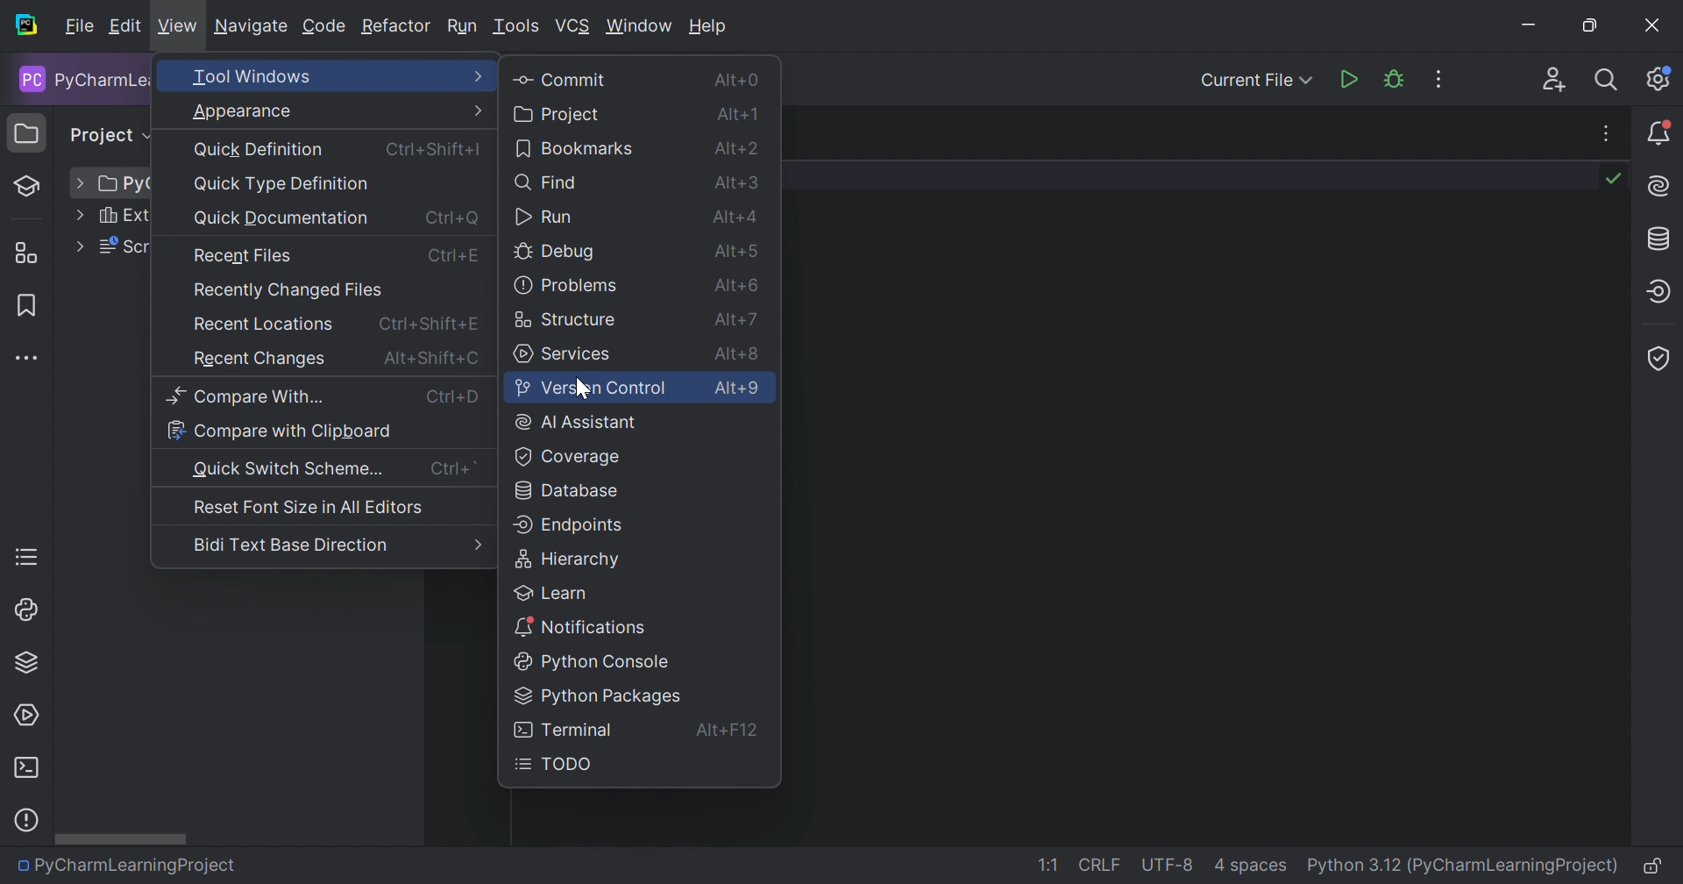 The height and width of the screenshot is (884, 1683). What do you see at coordinates (1258, 82) in the screenshot?
I see `Current File` at bounding box center [1258, 82].